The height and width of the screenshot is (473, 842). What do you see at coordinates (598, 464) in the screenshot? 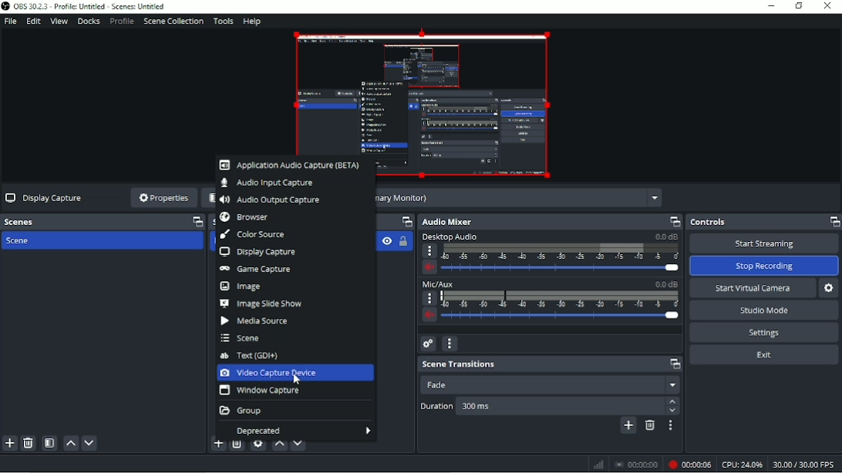
I see `Graph` at bounding box center [598, 464].